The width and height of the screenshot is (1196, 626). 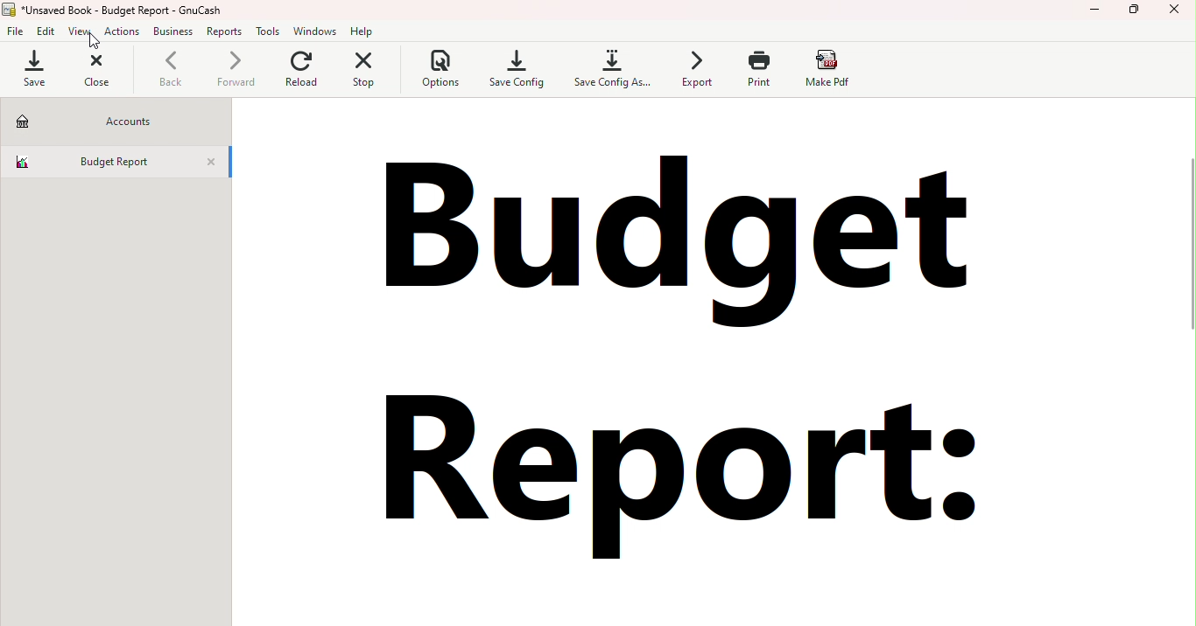 What do you see at coordinates (376, 75) in the screenshot?
I see `Stop` at bounding box center [376, 75].